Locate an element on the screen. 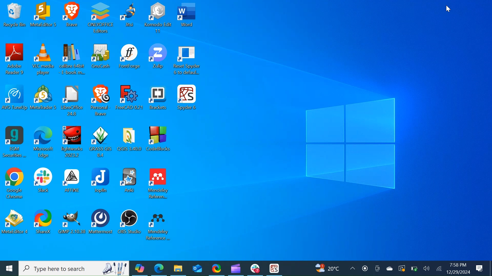 The image size is (492, 276). Mendeley Desktop icon is located at coordinates (159, 225).